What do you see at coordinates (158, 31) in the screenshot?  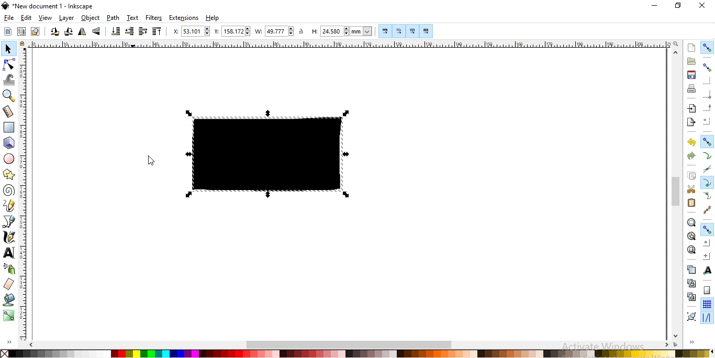 I see `raise selection to top` at bounding box center [158, 31].